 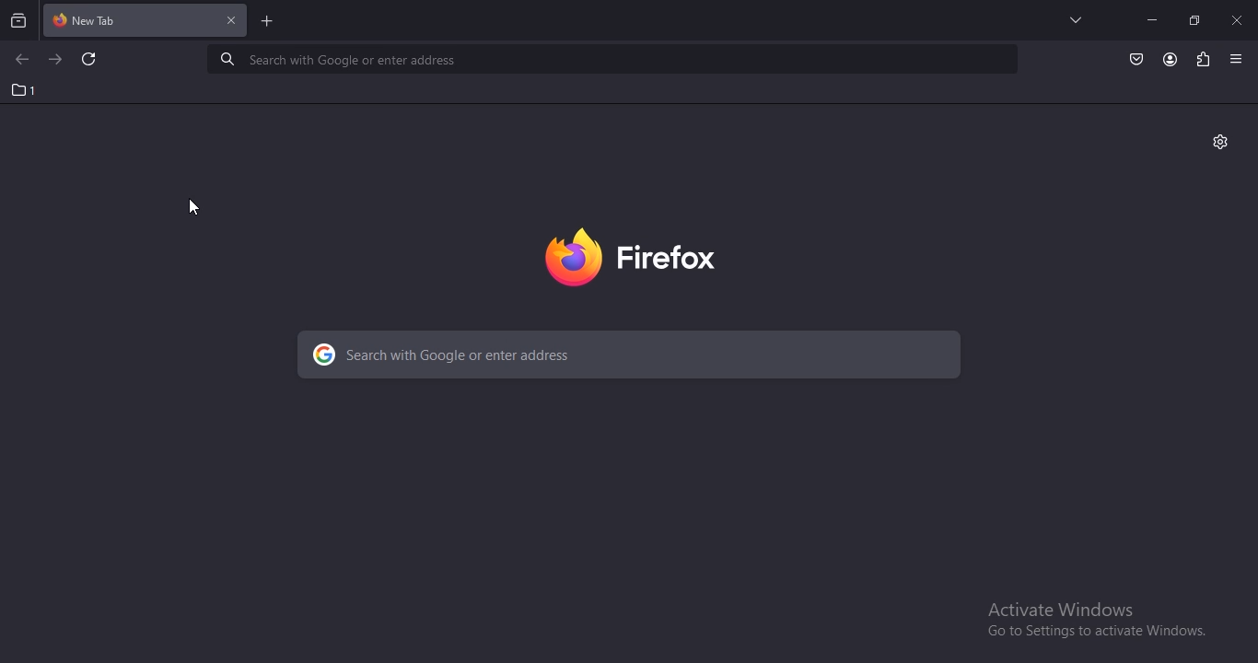 I want to click on extensions, so click(x=1201, y=58).